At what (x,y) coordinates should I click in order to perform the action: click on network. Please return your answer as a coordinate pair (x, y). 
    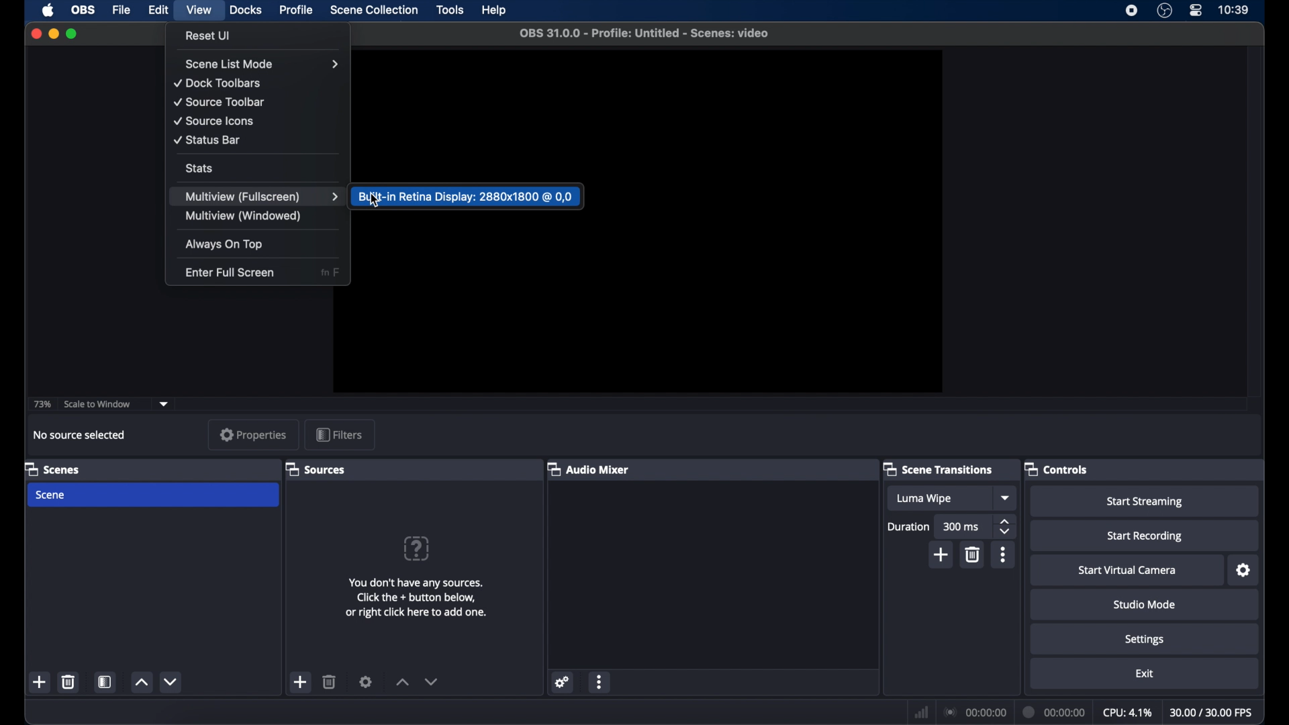
    Looking at the image, I should click on (921, 712).